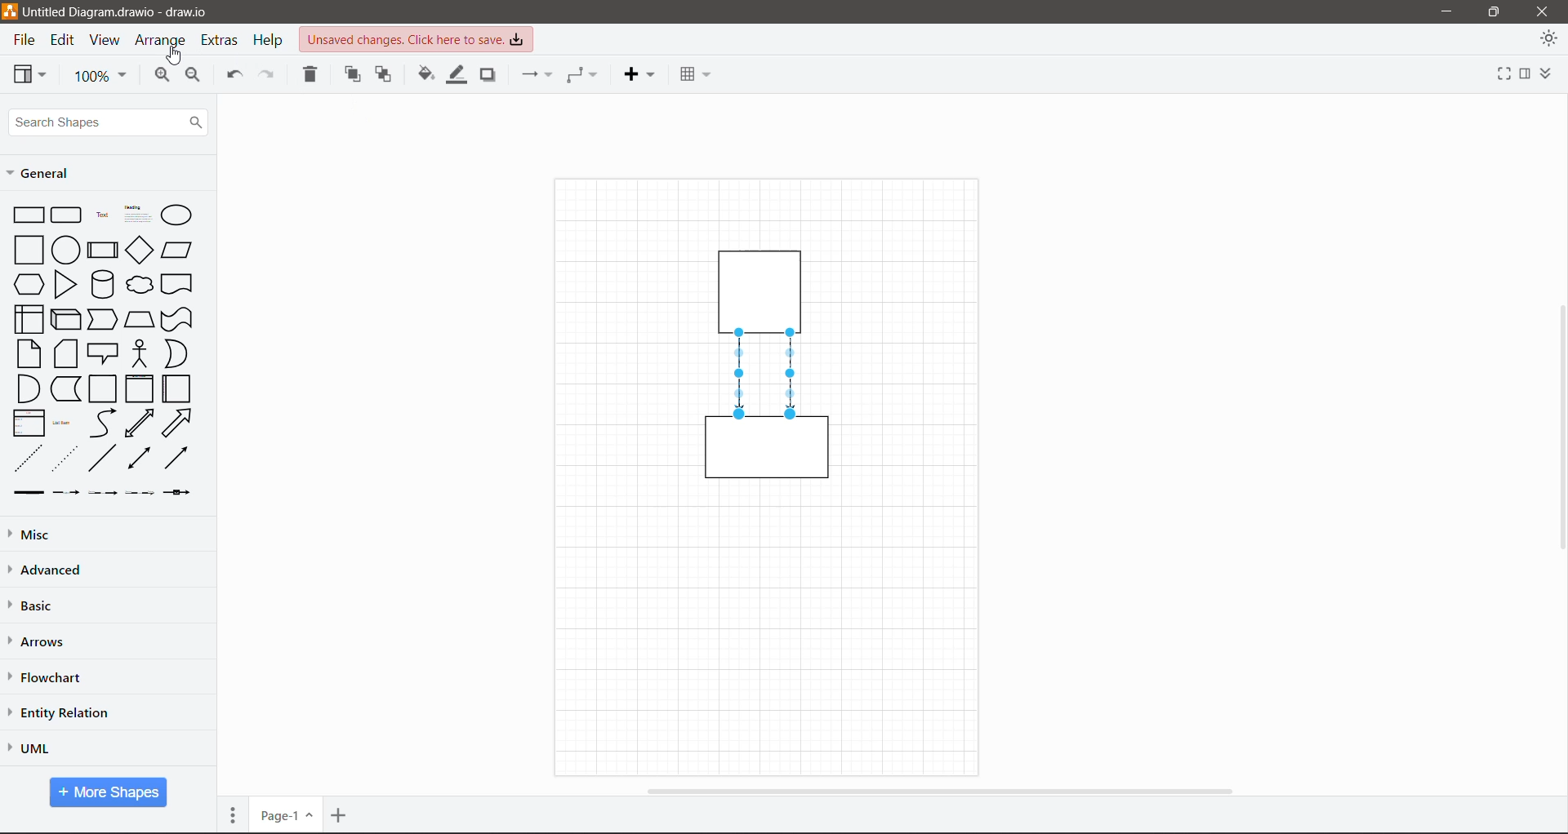  I want to click on dashed line, so click(29, 458).